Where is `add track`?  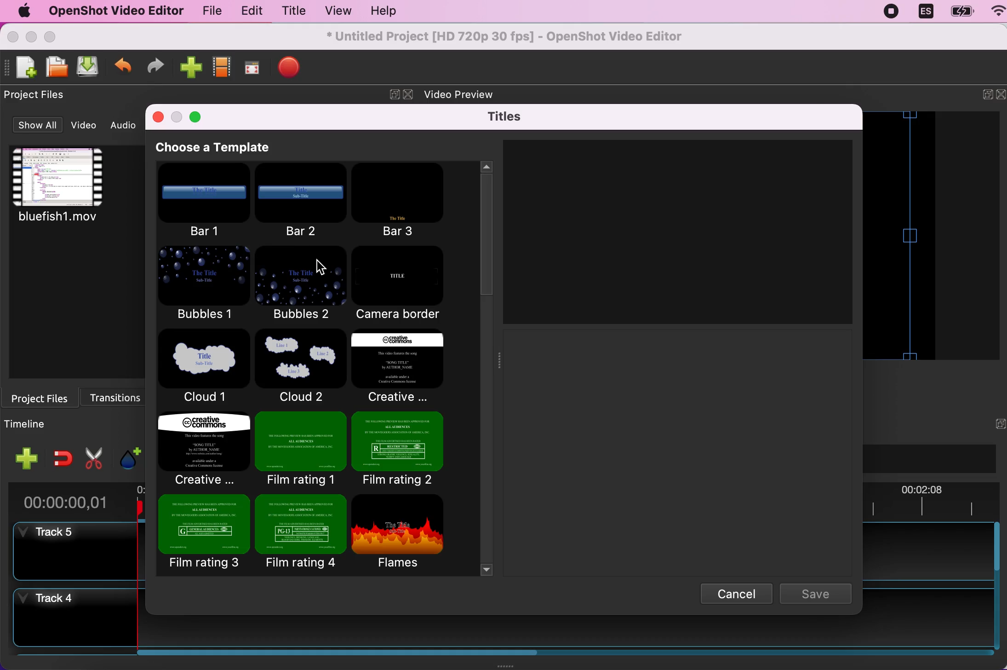
add track is located at coordinates (28, 458).